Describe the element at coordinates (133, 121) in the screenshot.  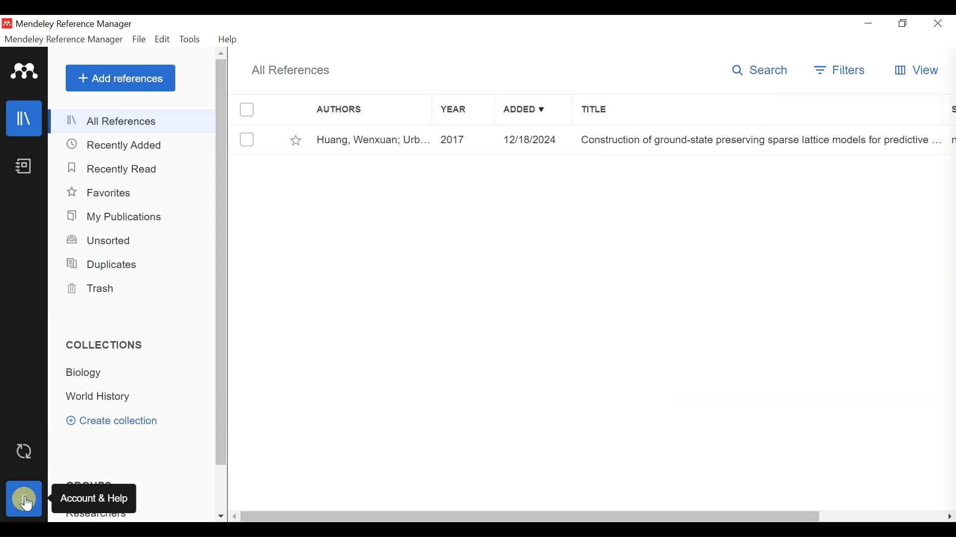
I see `All References` at that location.